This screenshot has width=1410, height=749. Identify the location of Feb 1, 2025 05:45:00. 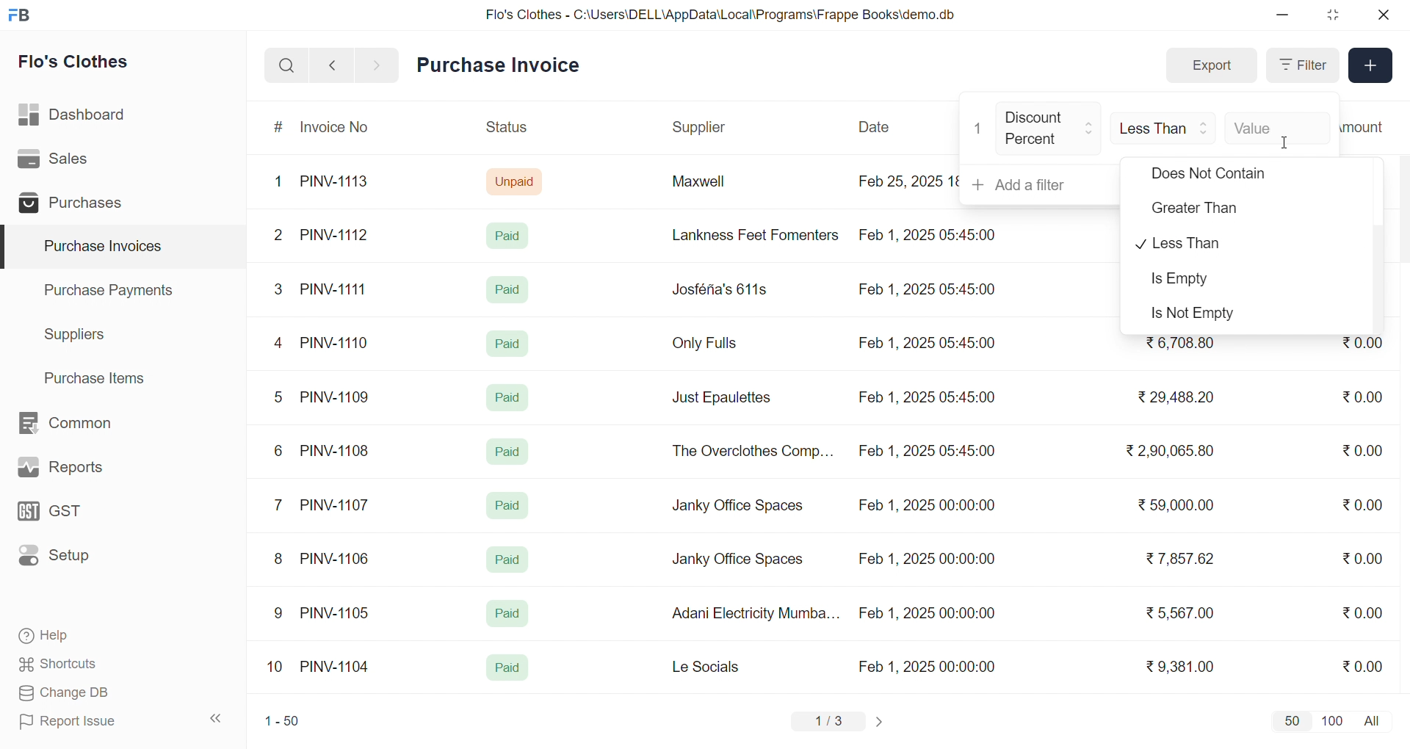
(925, 291).